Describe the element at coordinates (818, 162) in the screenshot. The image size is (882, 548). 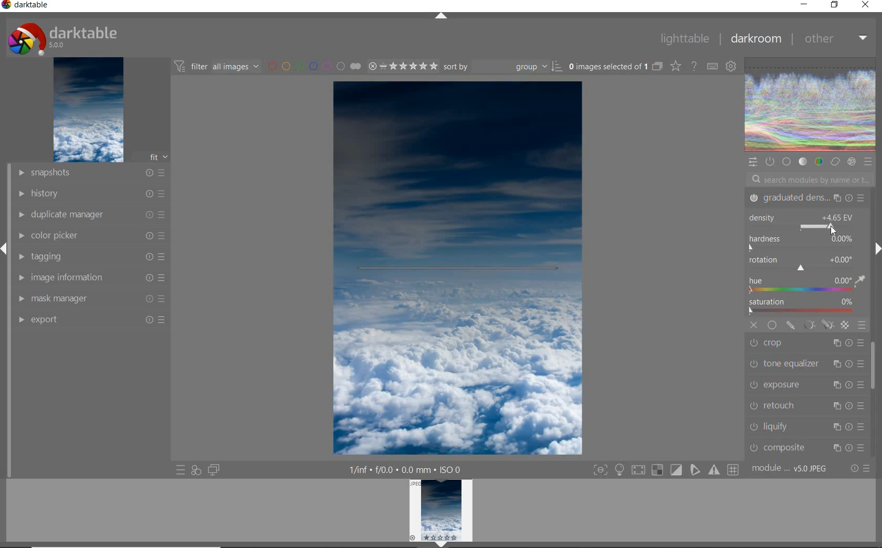
I see `COLOR` at that location.